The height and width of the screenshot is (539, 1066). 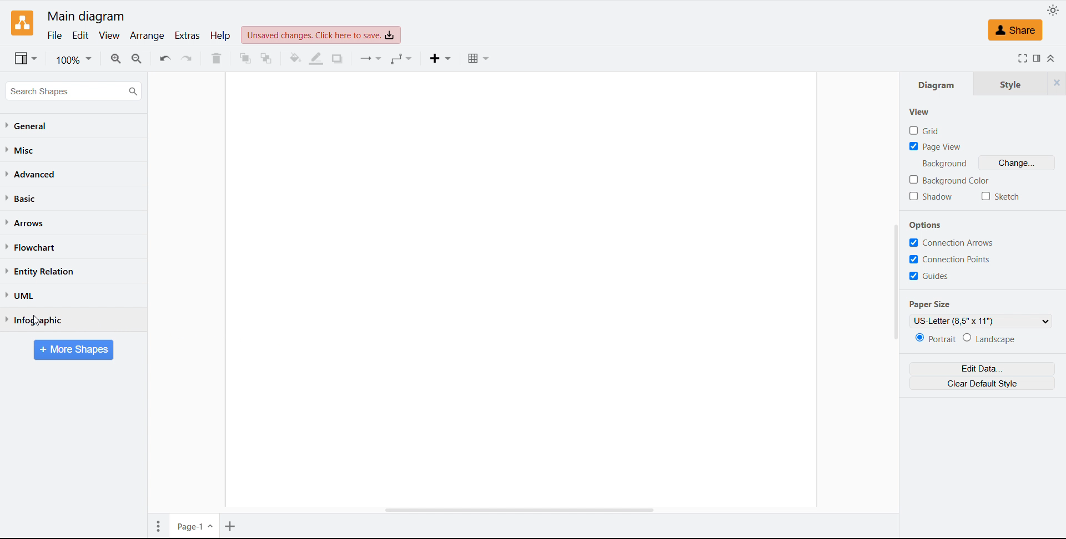 I want to click on Arrange , so click(x=148, y=36).